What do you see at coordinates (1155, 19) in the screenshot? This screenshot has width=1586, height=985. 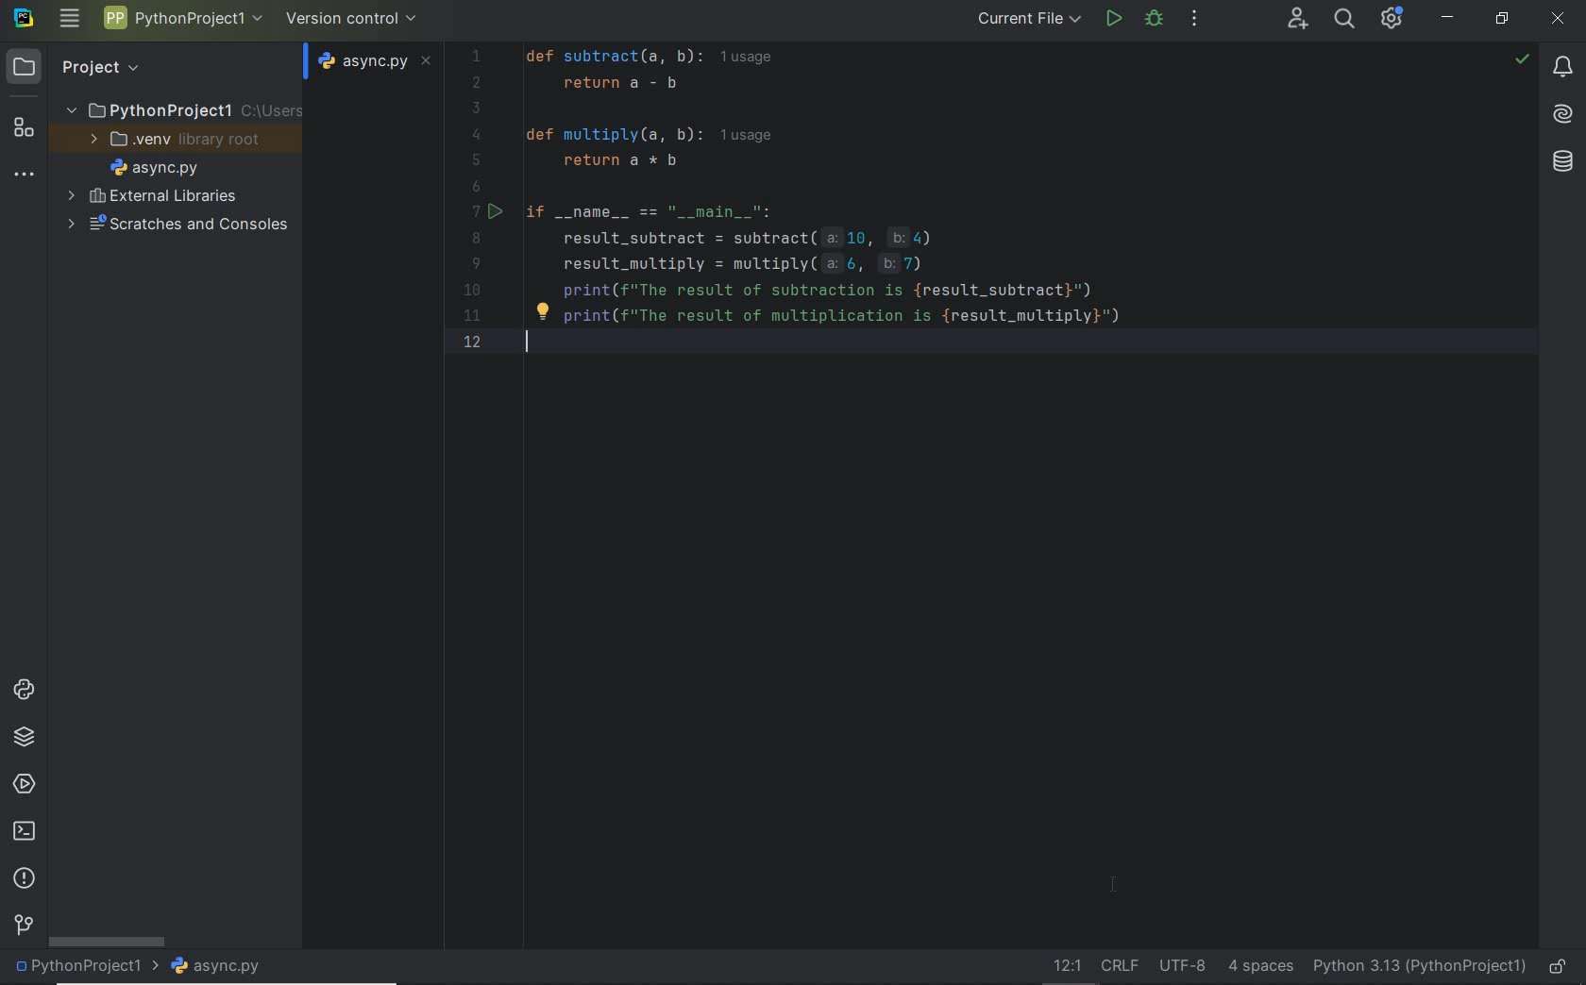 I see `debug` at bounding box center [1155, 19].